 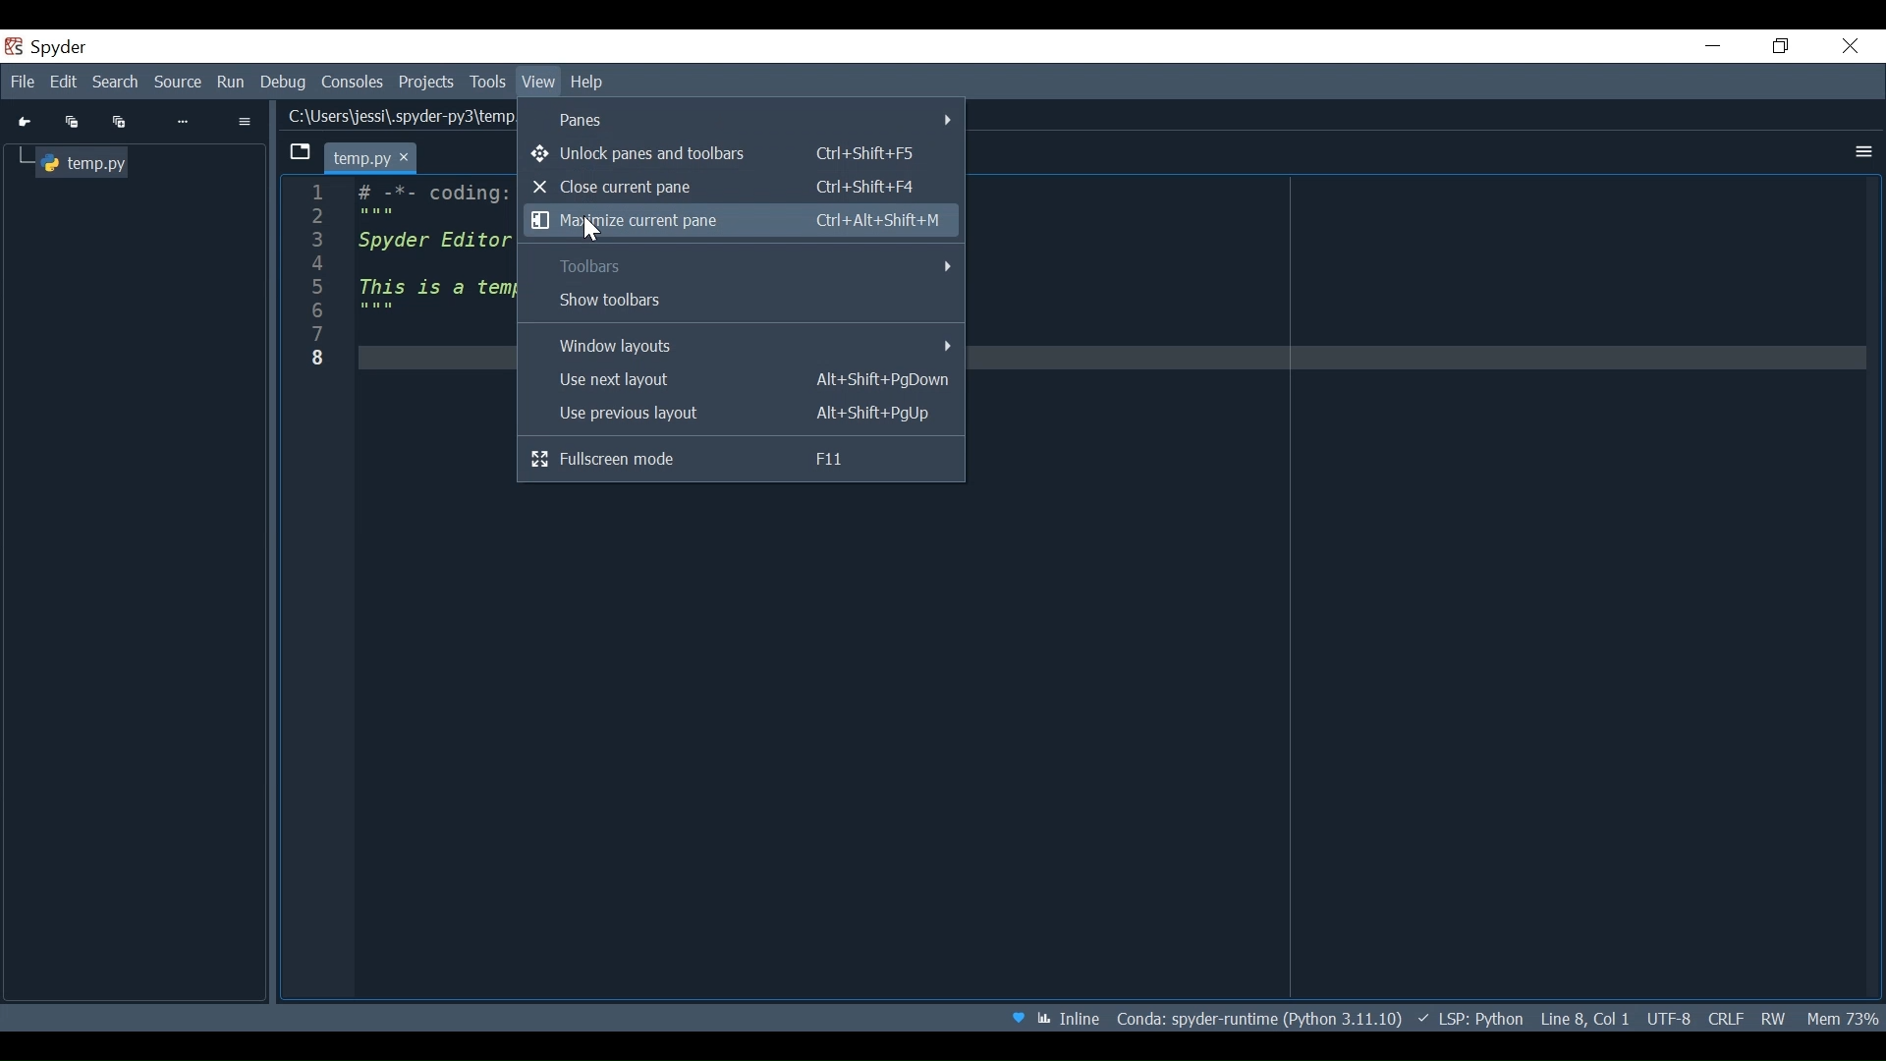 What do you see at coordinates (285, 82) in the screenshot?
I see `Debug` at bounding box center [285, 82].